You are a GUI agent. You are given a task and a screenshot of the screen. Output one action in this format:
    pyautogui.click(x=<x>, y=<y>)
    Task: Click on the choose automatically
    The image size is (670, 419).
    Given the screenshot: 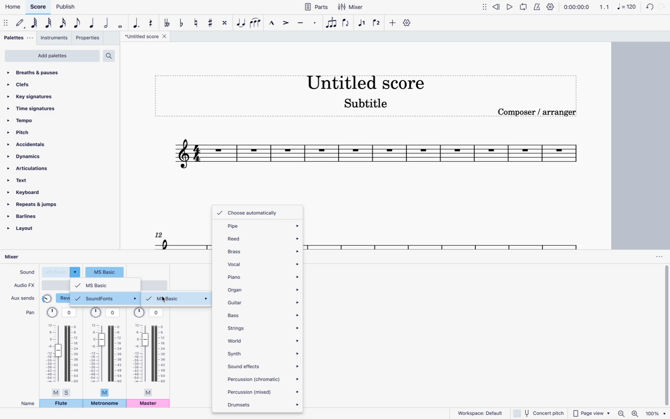 What is the action you would take?
    pyautogui.click(x=252, y=212)
    